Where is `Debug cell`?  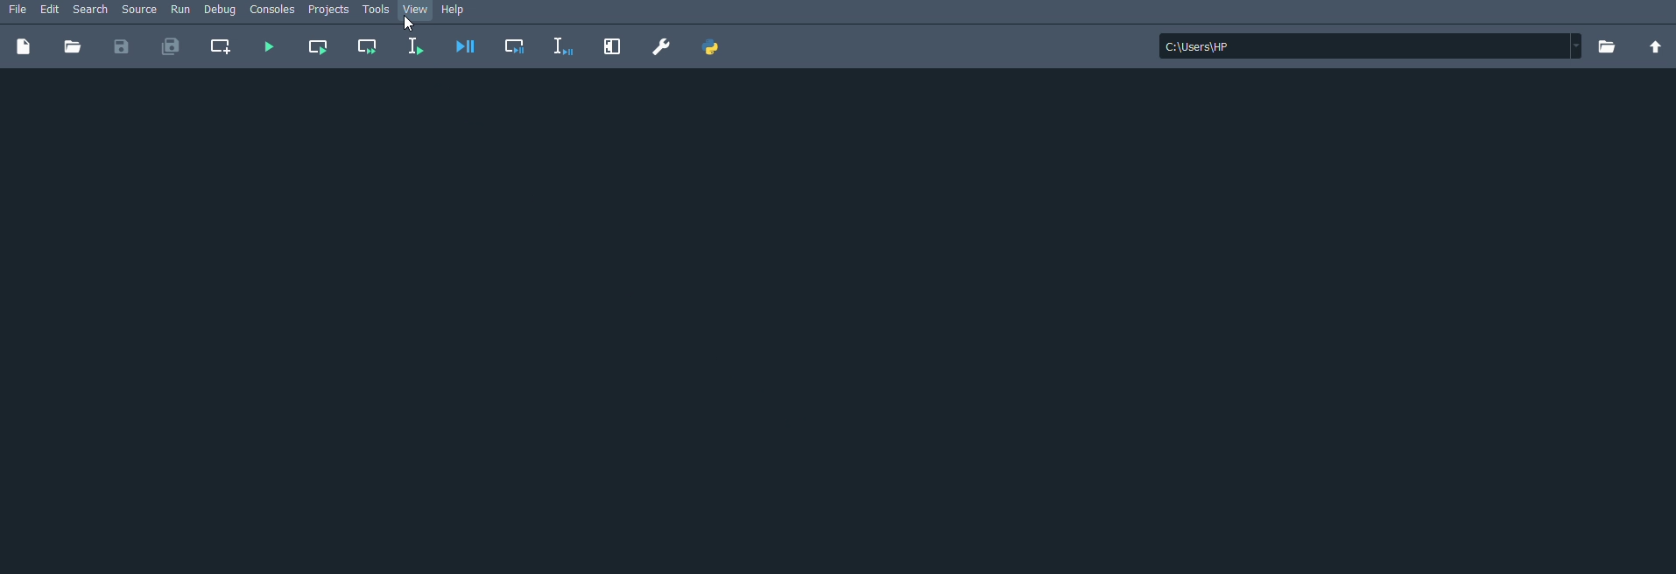
Debug cell is located at coordinates (516, 46).